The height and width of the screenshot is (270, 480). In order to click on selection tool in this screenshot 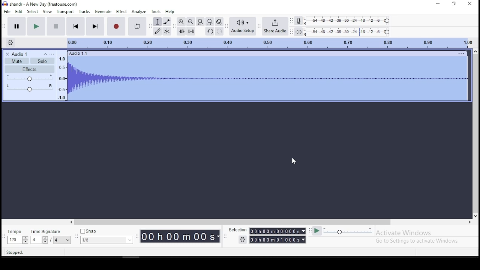, I will do `click(157, 21)`.